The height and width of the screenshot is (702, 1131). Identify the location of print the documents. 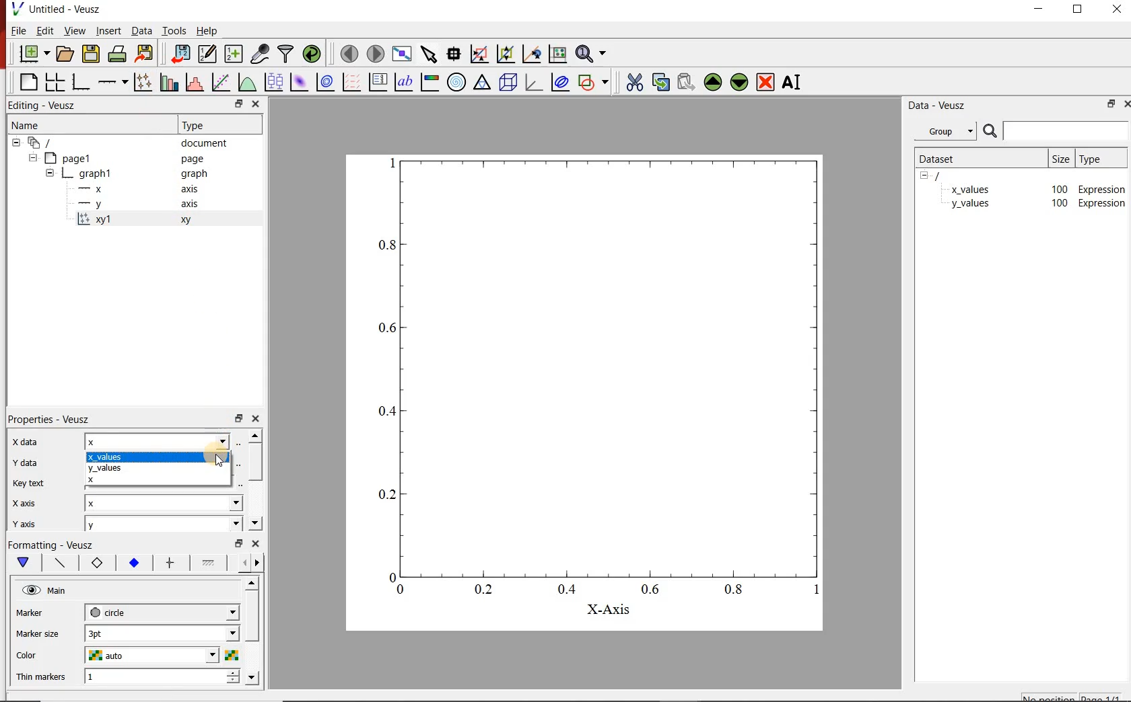
(117, 54).